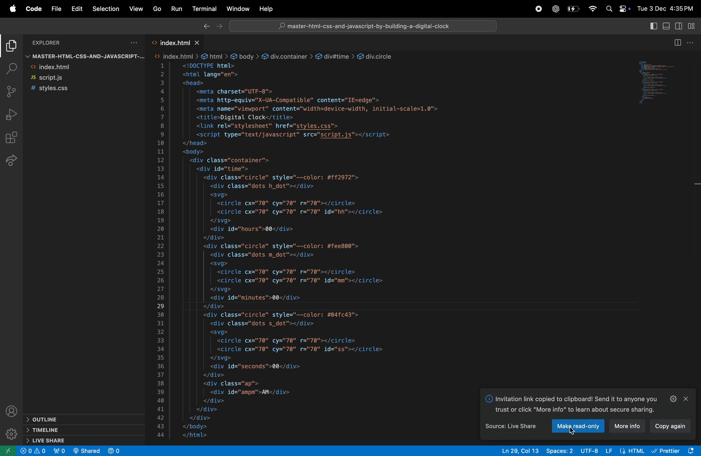 This screenshot has width=701, height=456. I want to click on cursor, so click(570, 430).